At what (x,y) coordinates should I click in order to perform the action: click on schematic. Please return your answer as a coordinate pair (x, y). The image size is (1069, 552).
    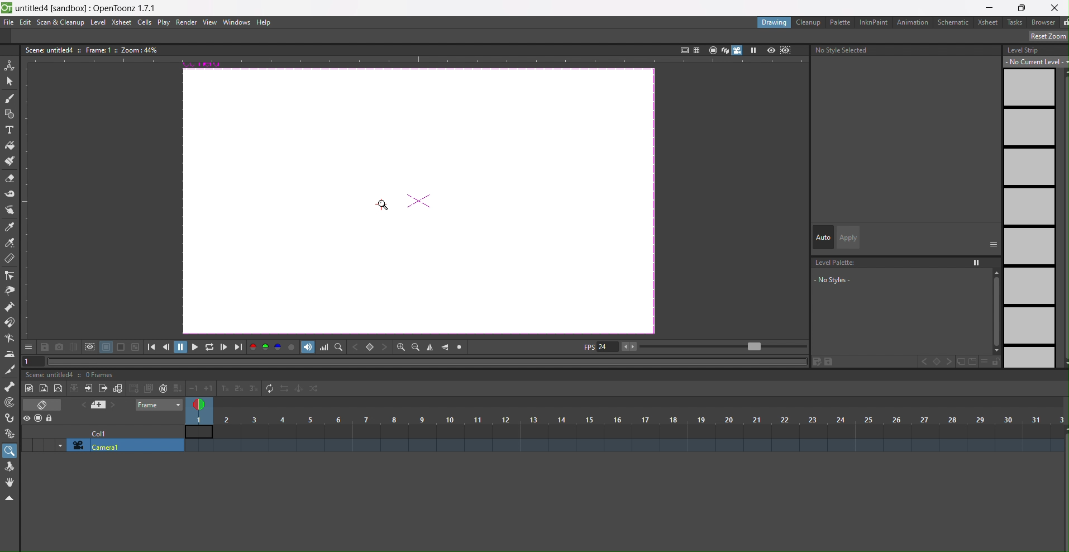
    Looking at the image, I should click on (954, 22).